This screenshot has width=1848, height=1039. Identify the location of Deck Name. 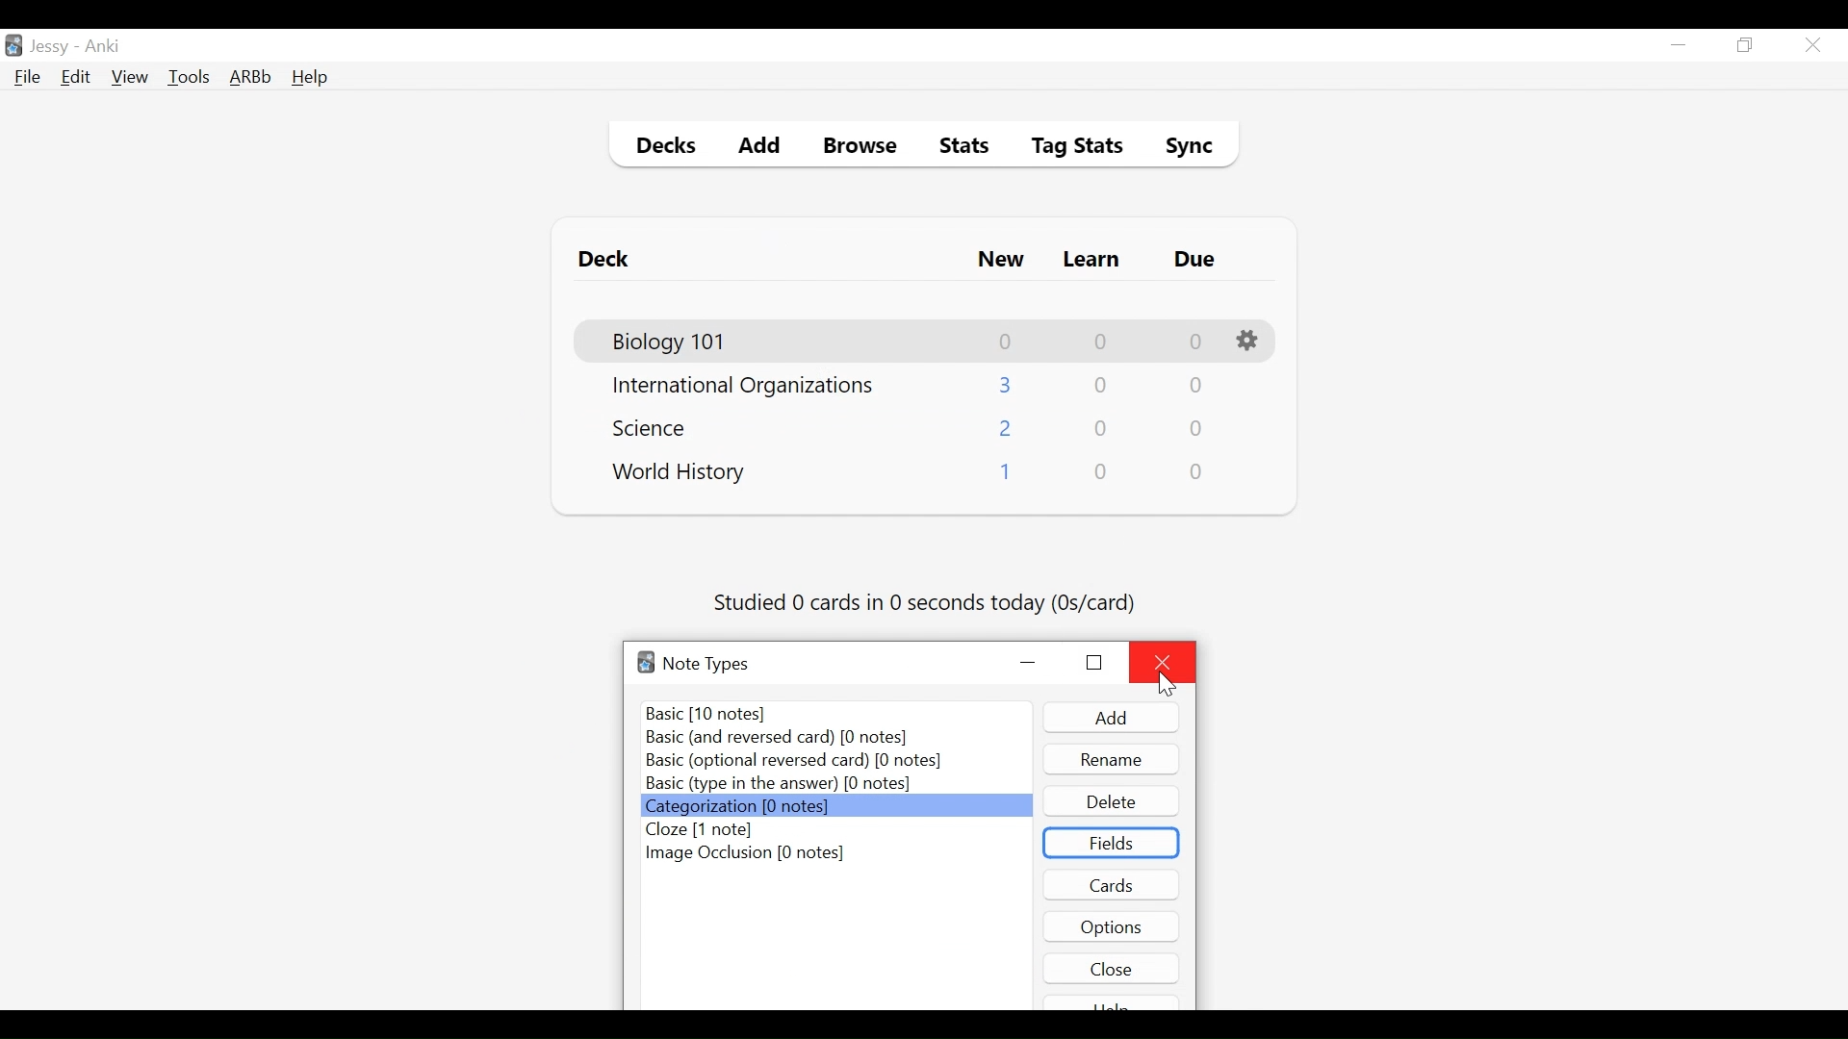
(655, 427).